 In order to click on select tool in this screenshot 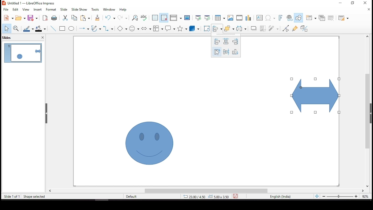, I will do `click(6, 29)`.